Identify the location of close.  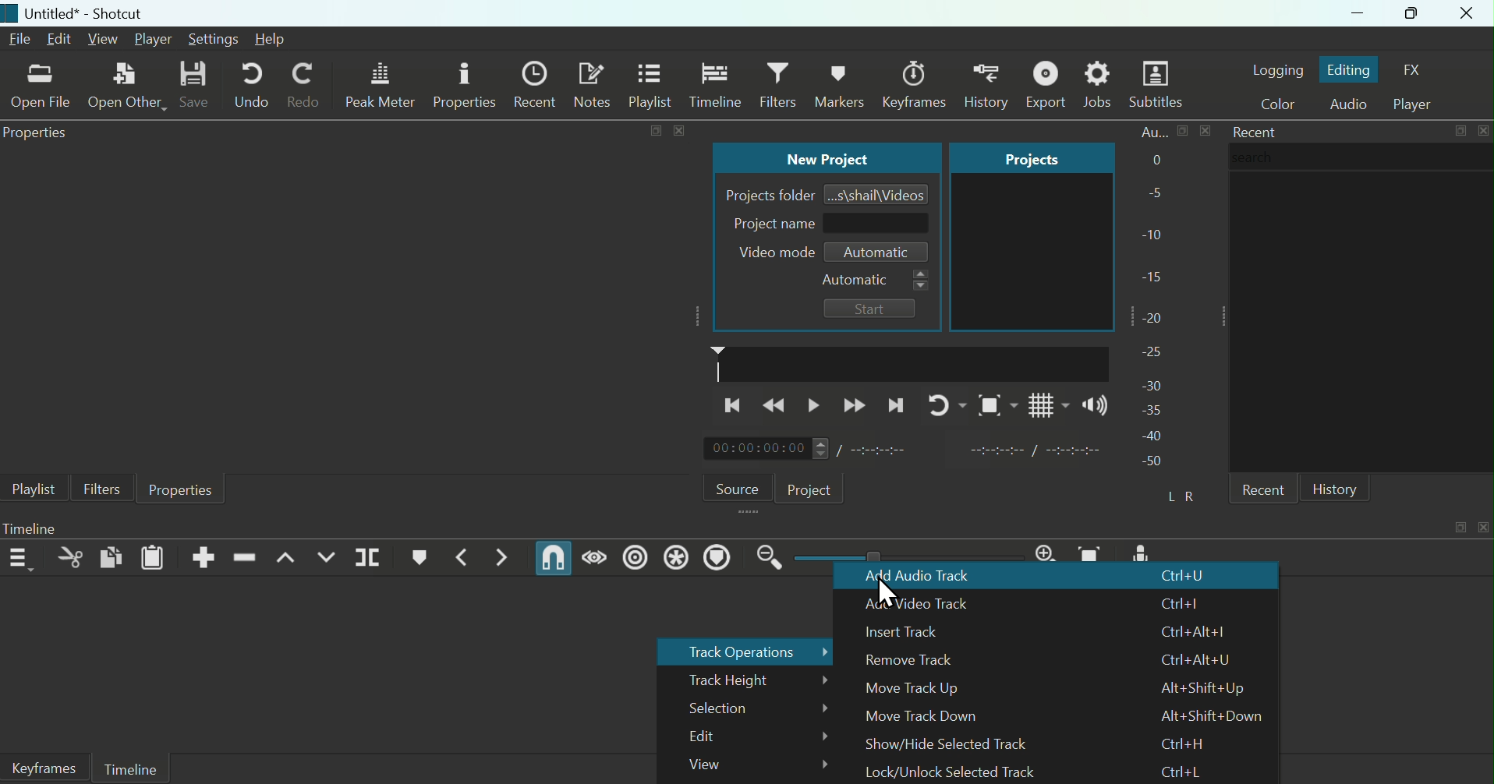
(678, 130).